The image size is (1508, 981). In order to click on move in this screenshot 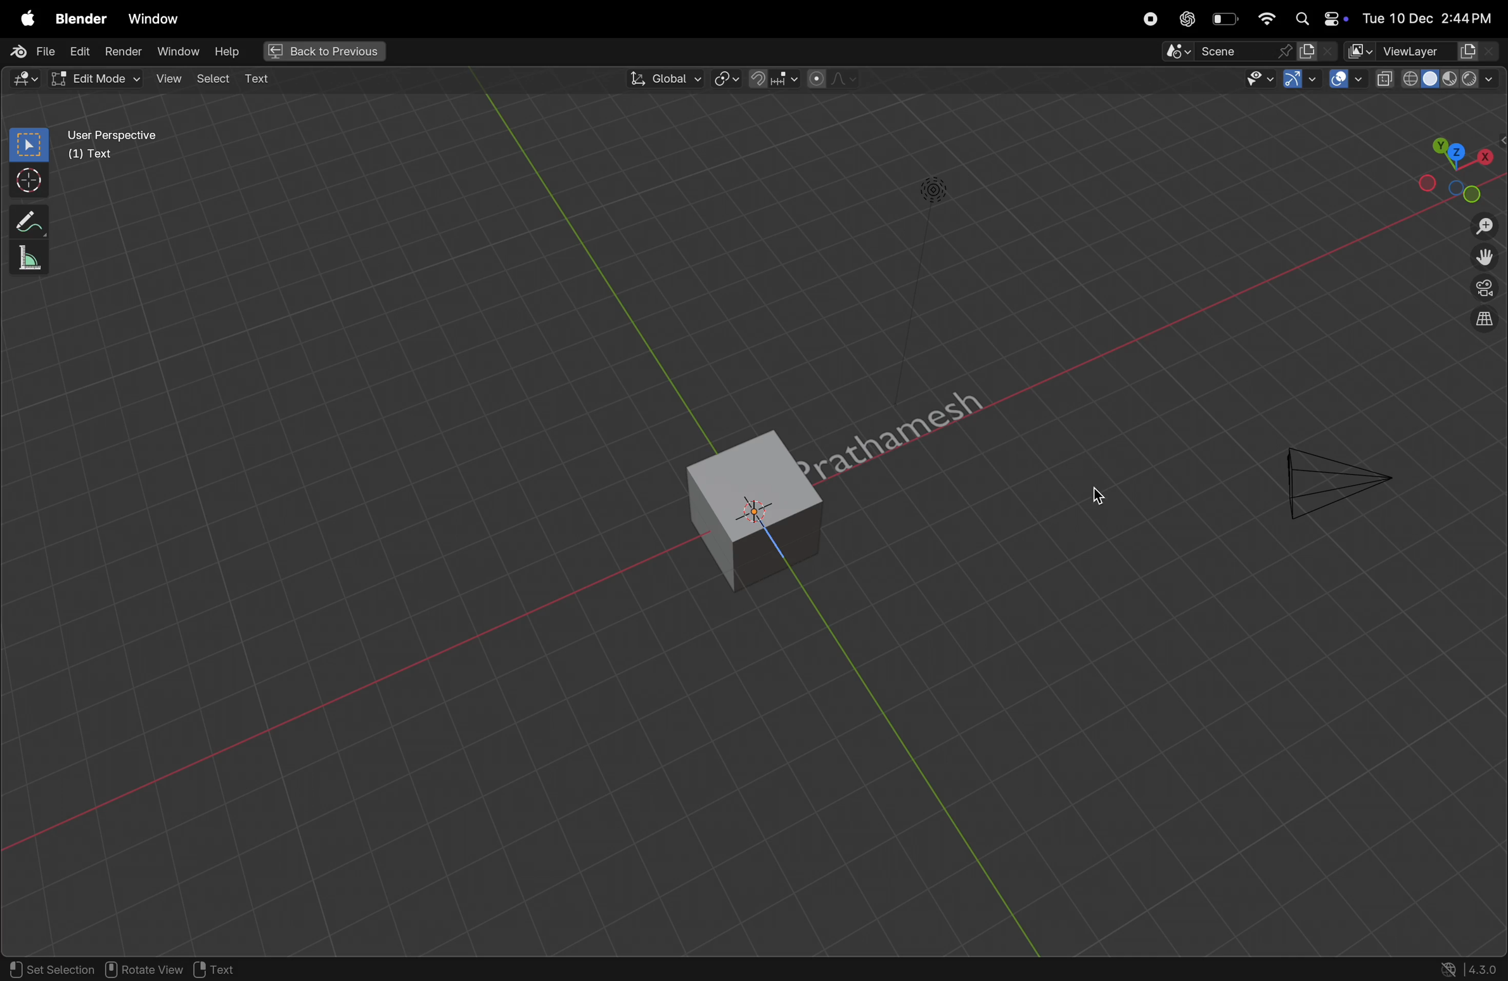, I will do `click(25, 219)`.